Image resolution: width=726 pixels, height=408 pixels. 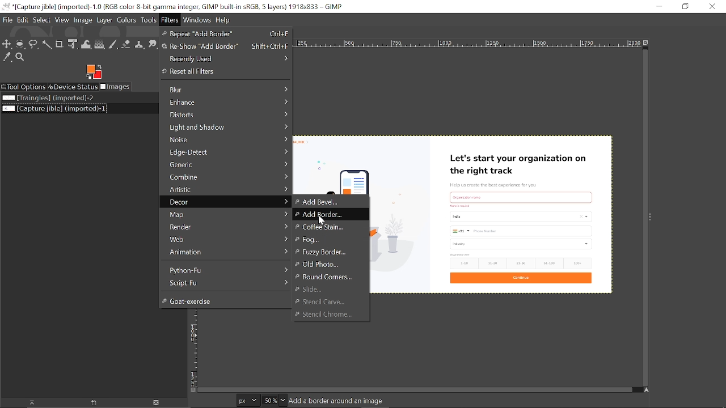 I want to click on Raise the image display, so click(x=94, y=403).